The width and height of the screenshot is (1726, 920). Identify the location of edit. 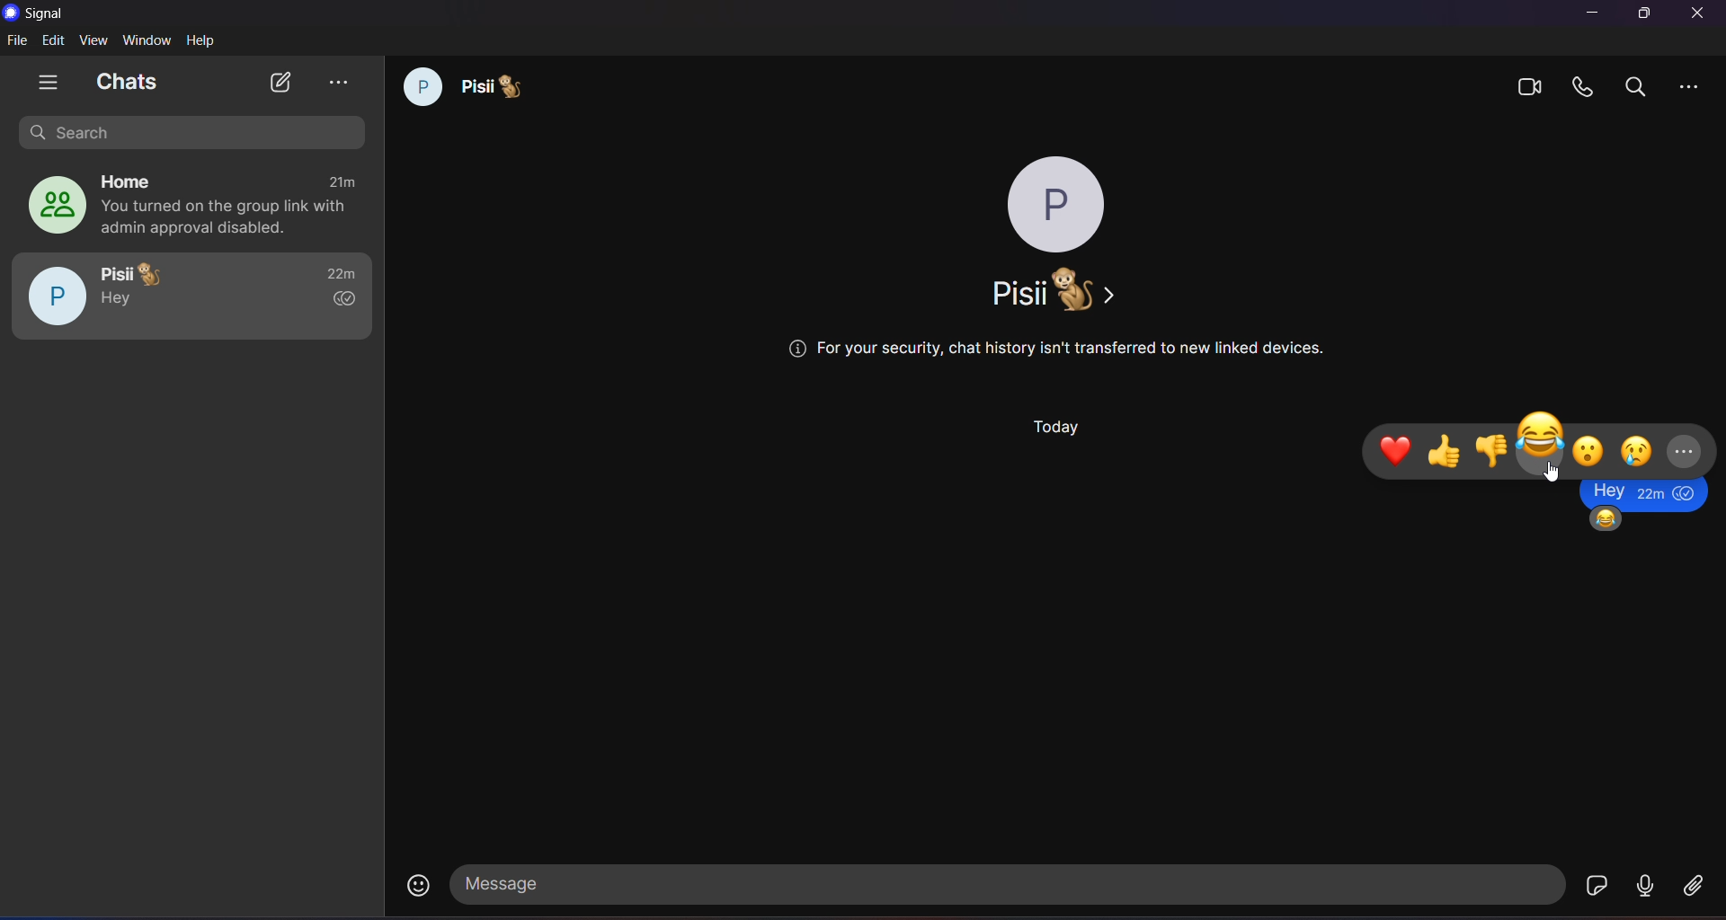
(53, 41).